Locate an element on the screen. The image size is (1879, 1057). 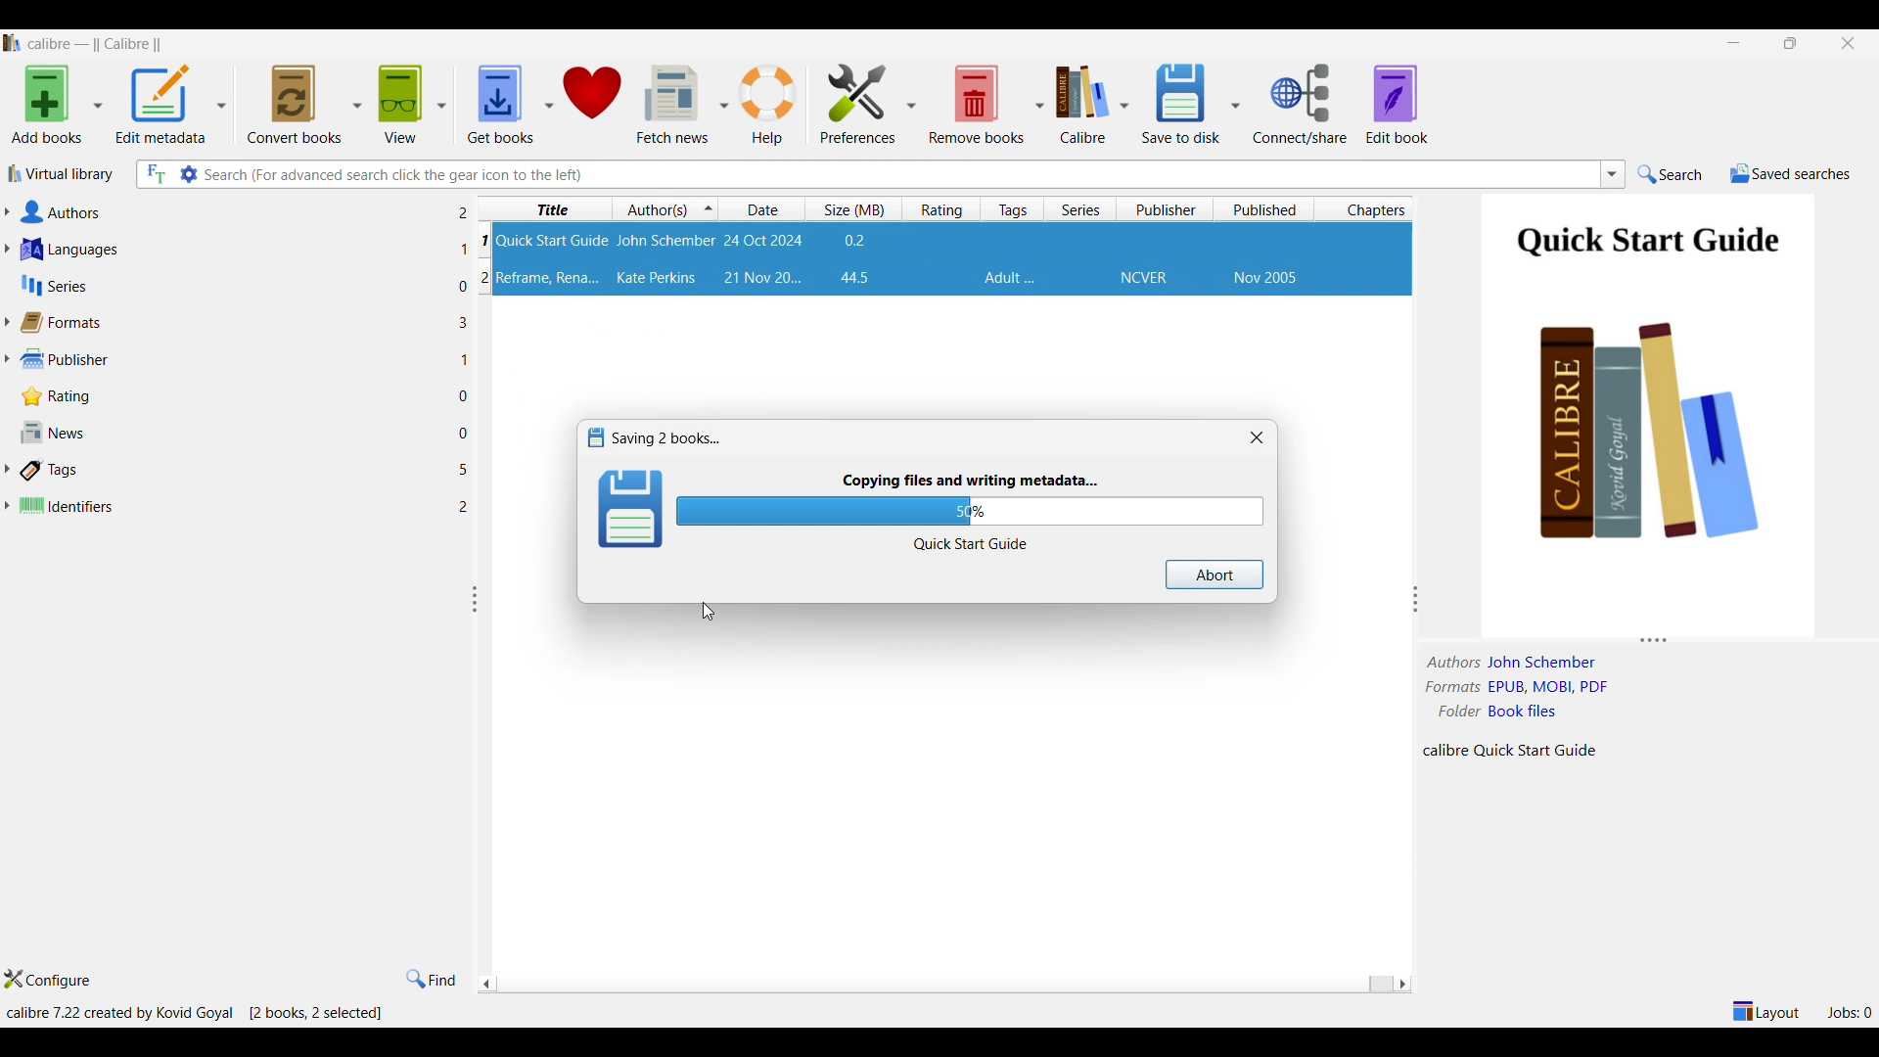
Advanced search is located at coordinates (188, 174).